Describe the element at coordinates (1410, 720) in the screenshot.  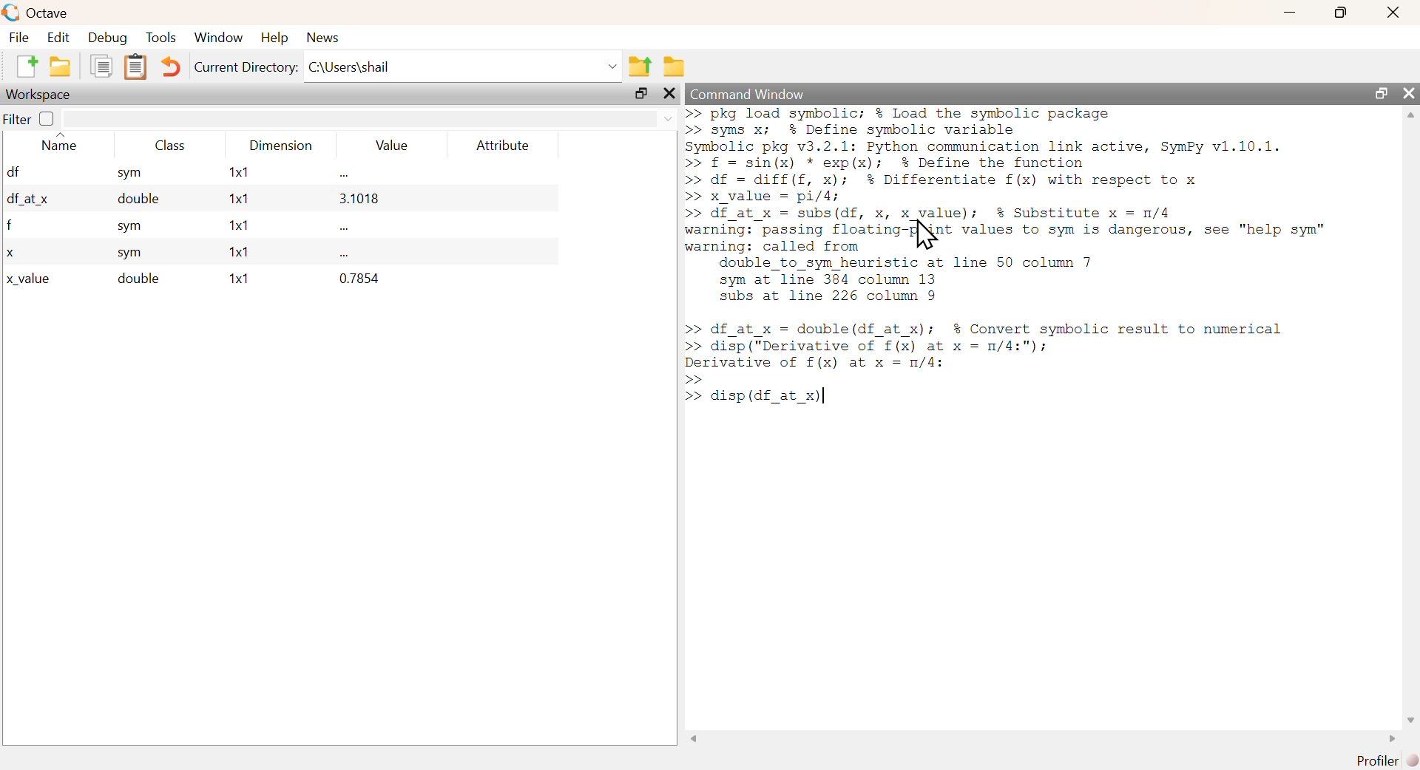
I see `scroll down` at that location.